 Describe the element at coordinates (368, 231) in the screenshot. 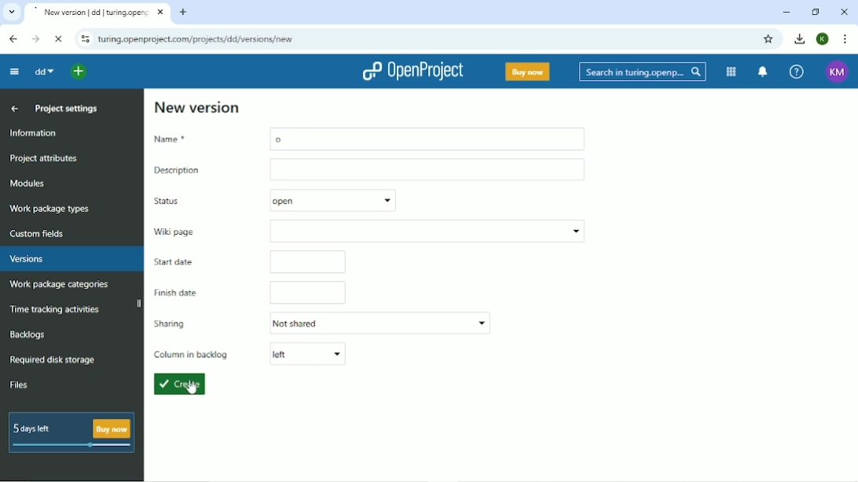

I see `Wiki page` at that location.